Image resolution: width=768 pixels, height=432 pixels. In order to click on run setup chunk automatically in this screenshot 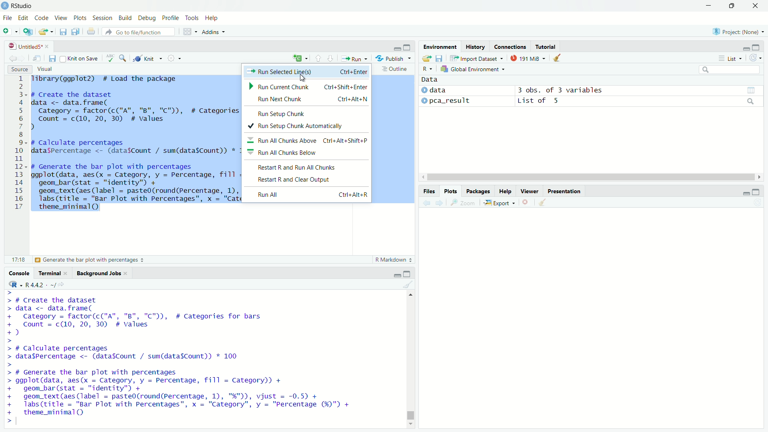, I will do `click(308, 126)`.